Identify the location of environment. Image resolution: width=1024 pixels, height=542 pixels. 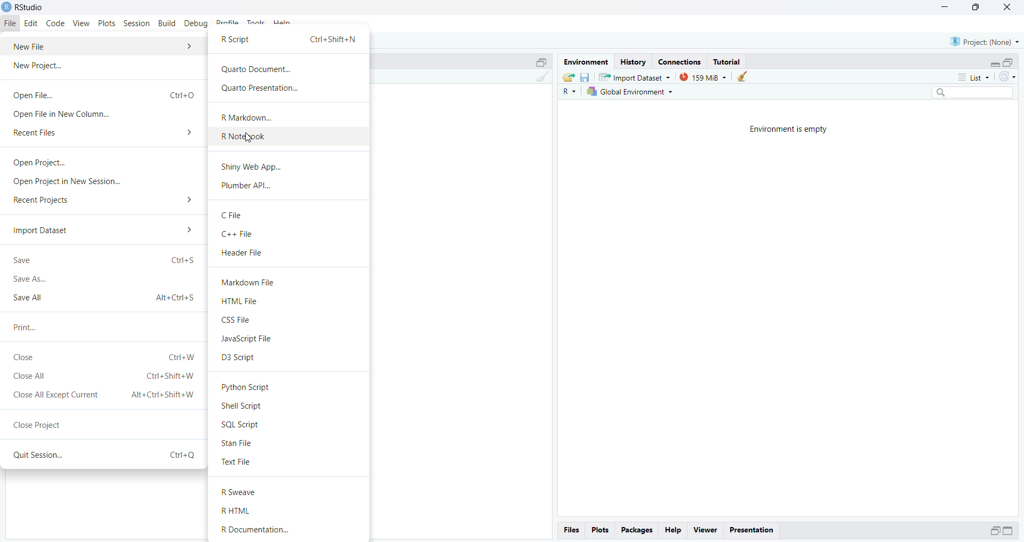
(585, 62).